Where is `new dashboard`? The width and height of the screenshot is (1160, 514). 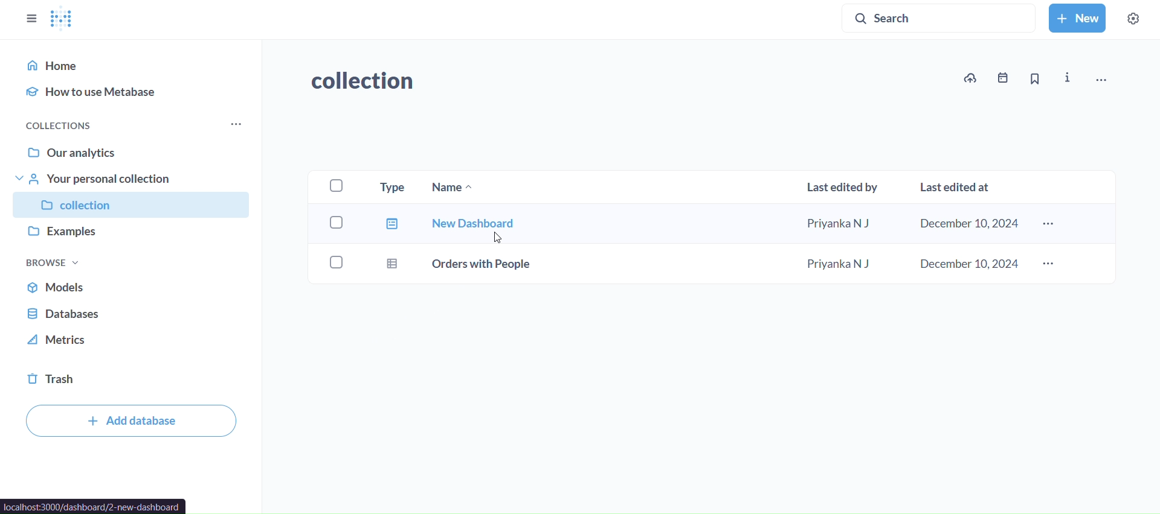
new dashboard is located at coordinates (468, 226).